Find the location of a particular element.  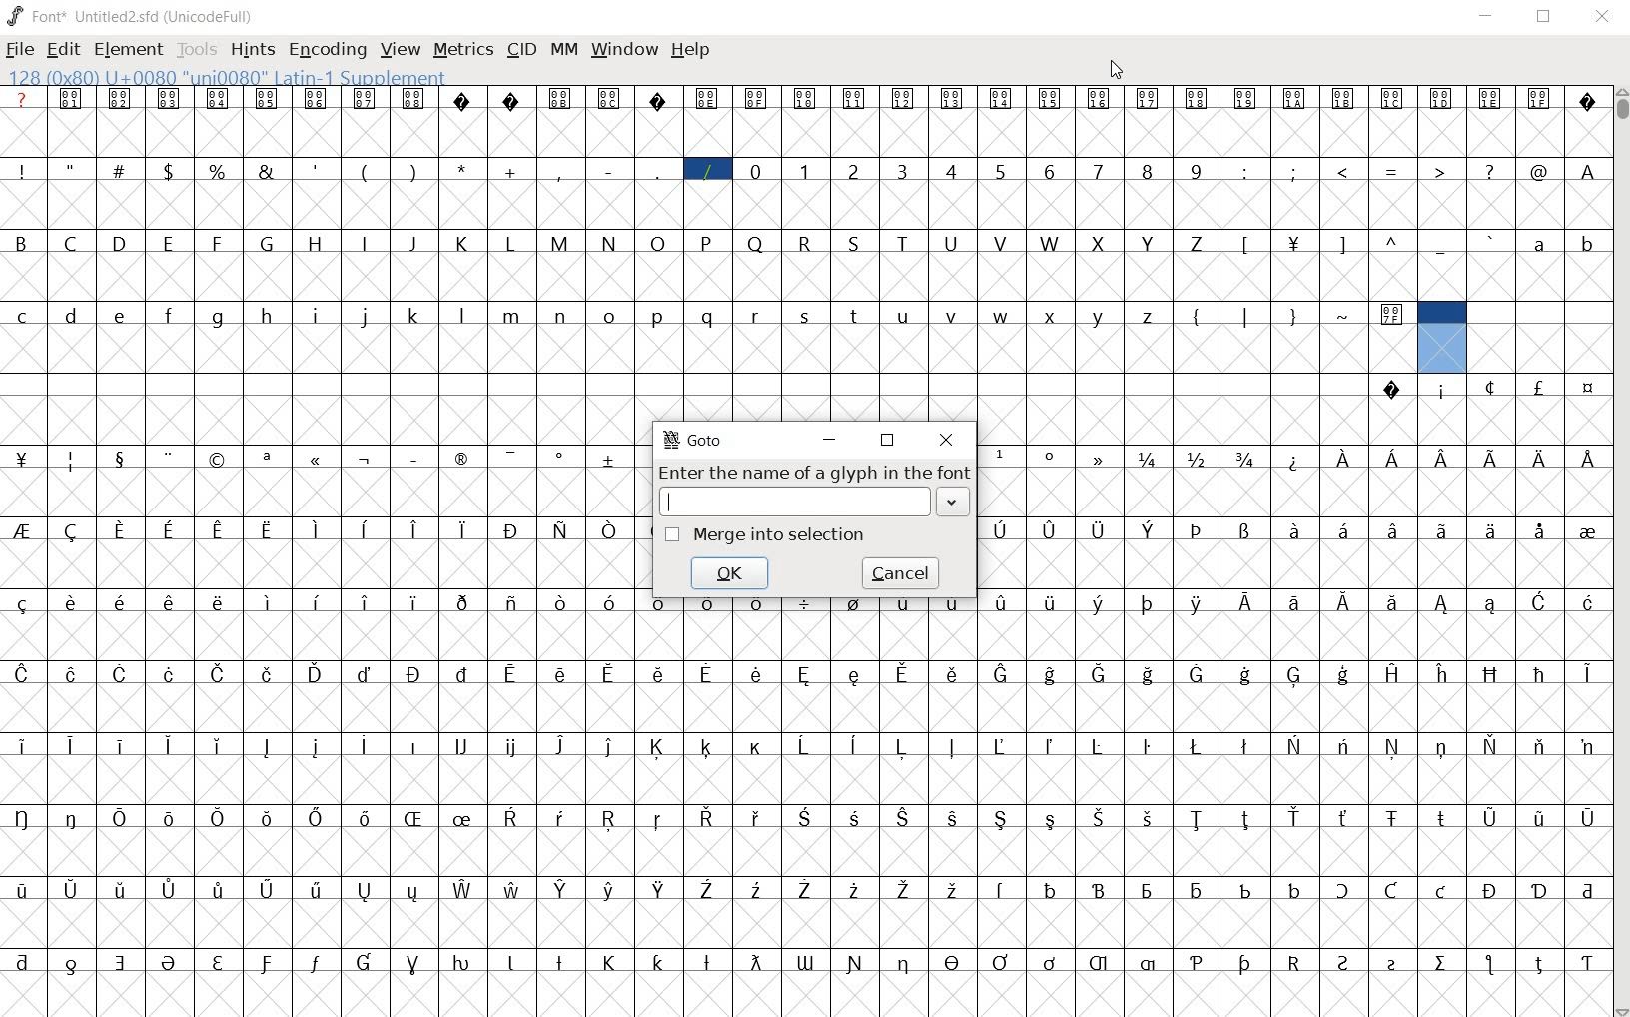

U is located at coordinates (954, 243).